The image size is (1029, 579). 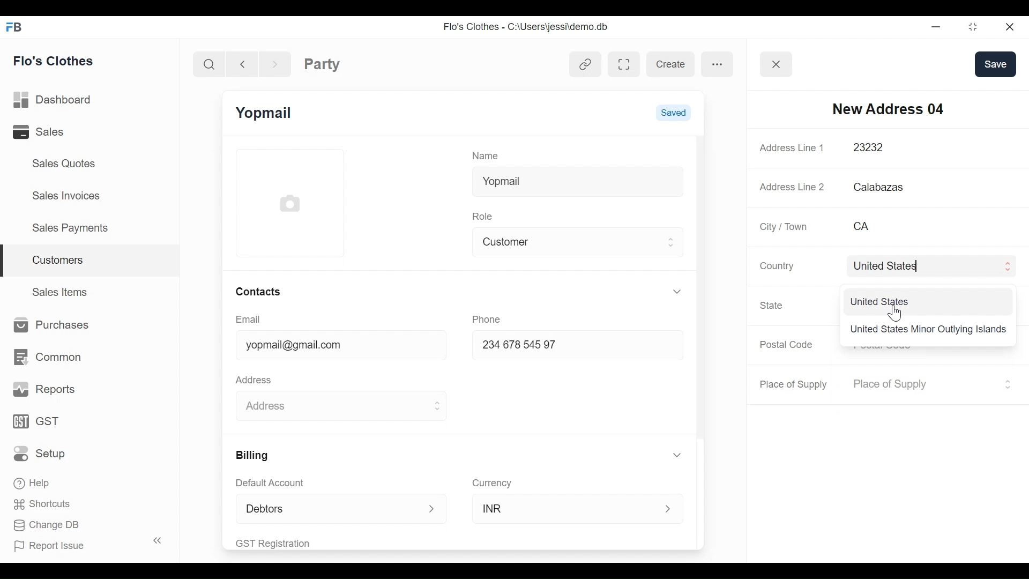 I want to click on Customers, so click(x=91, y=261).